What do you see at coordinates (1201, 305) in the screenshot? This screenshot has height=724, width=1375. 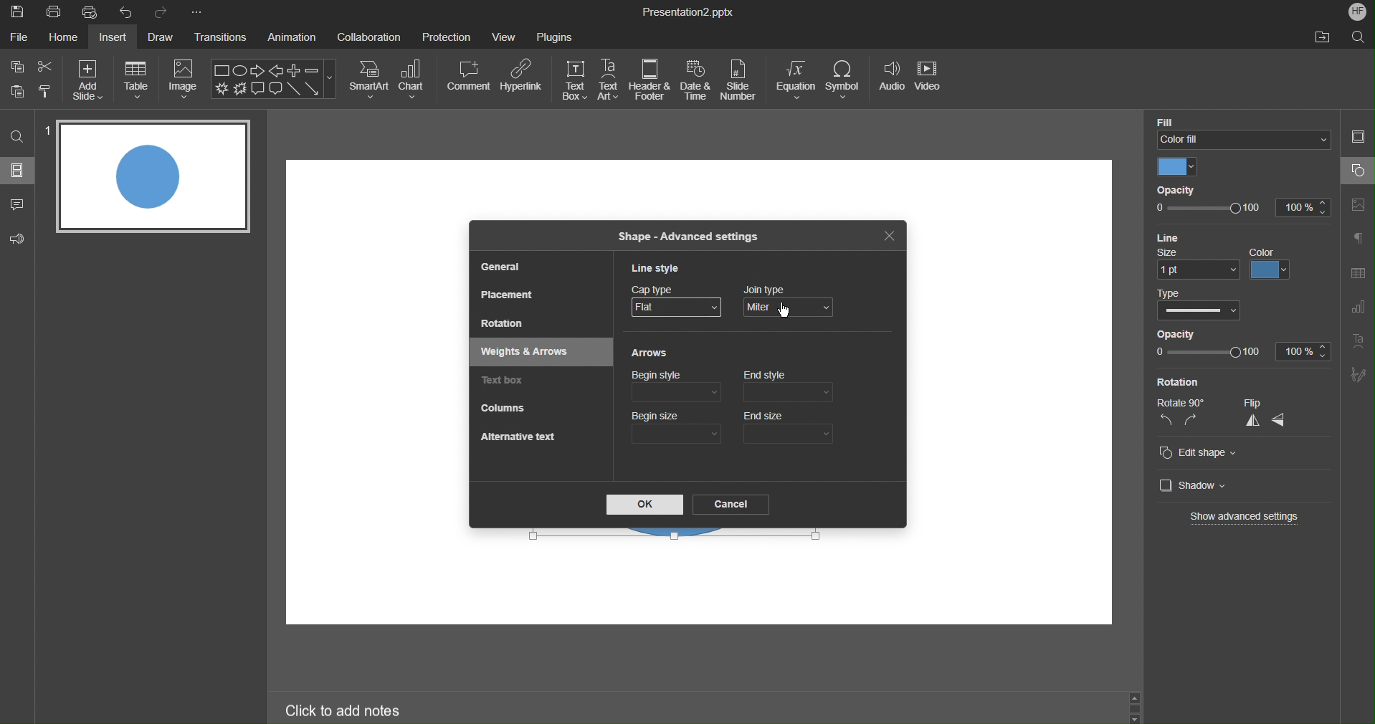 I see `Type` at bounding box center [1201, 305].